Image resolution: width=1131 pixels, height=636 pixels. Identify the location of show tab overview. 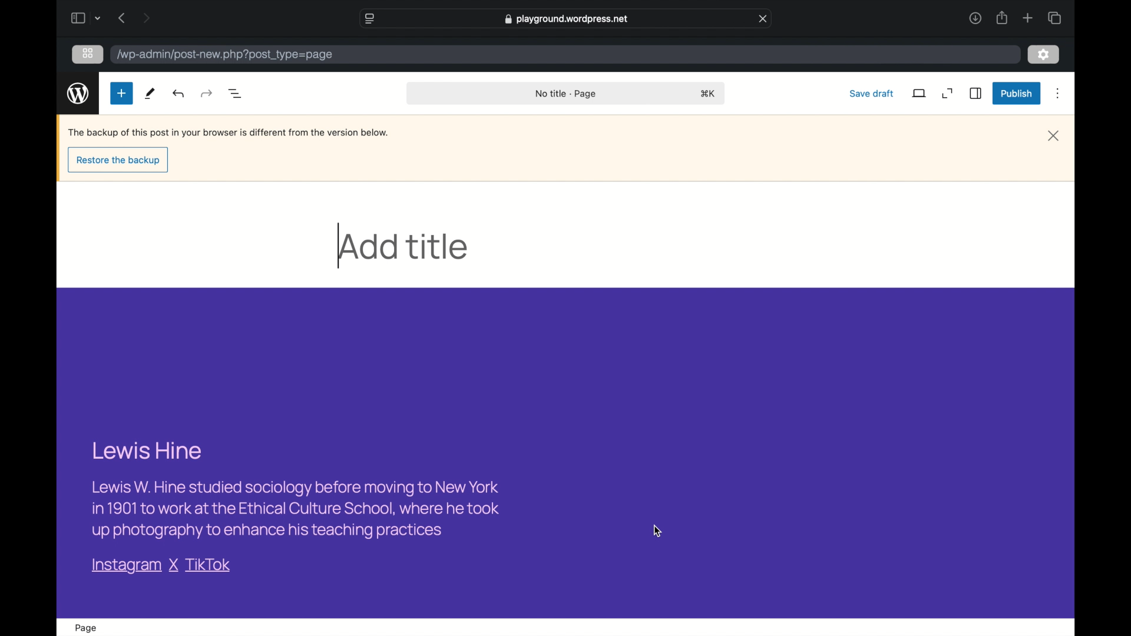
(1054, 18).